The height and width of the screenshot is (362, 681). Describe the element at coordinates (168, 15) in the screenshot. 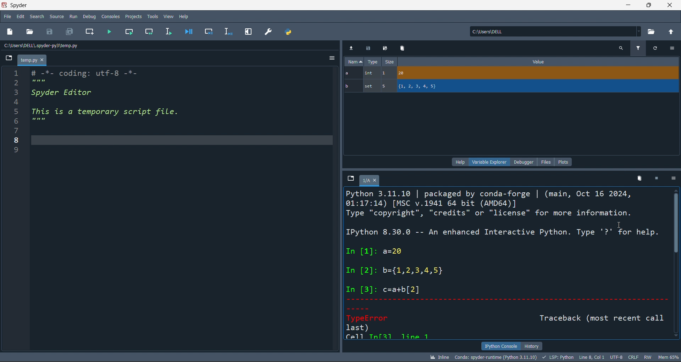

I see `view` at that location.